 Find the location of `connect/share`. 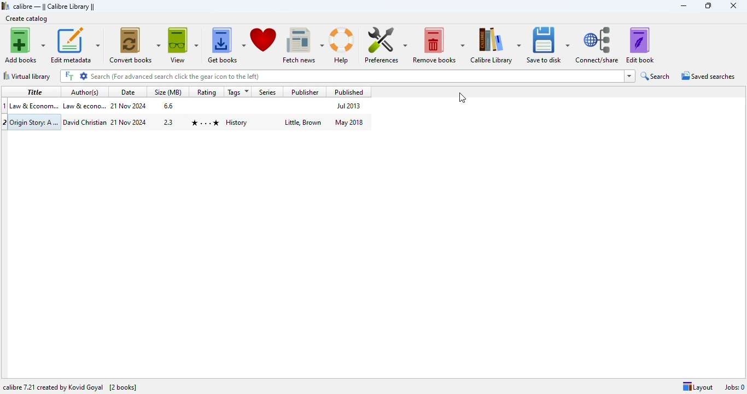

connect/share is located at coordinates (599, 45).